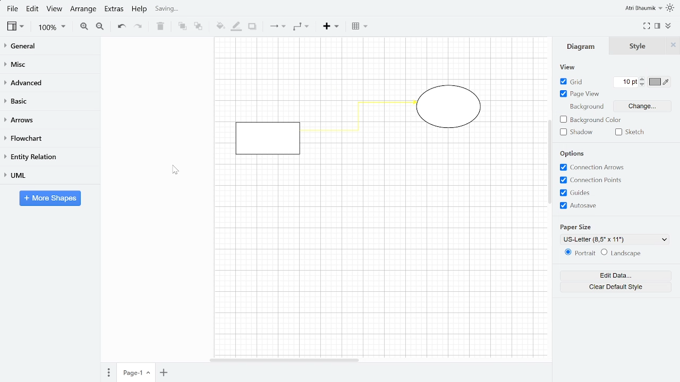 This screenshot has width=680, height=382. What do you see at coordinates (220, 26) in the screenshot?
I see `Fill color` at bounding box center [220, 26].